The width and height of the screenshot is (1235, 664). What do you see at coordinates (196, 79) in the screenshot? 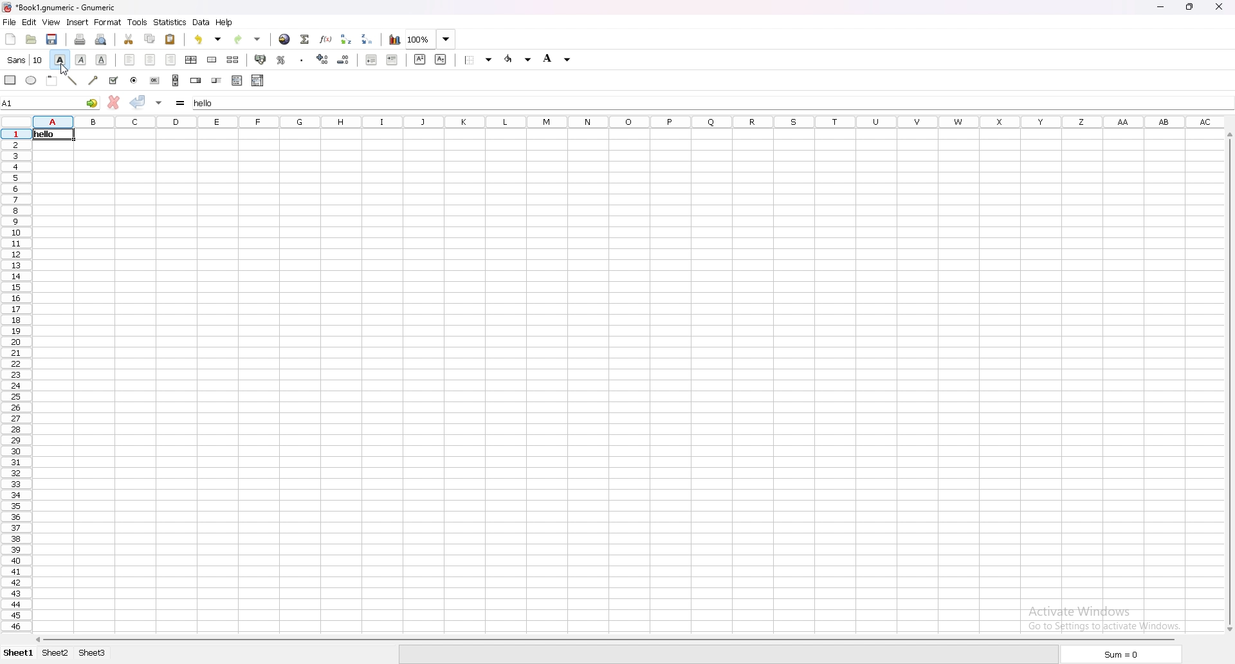
I see `spin button` at bounding box center [196, 79].